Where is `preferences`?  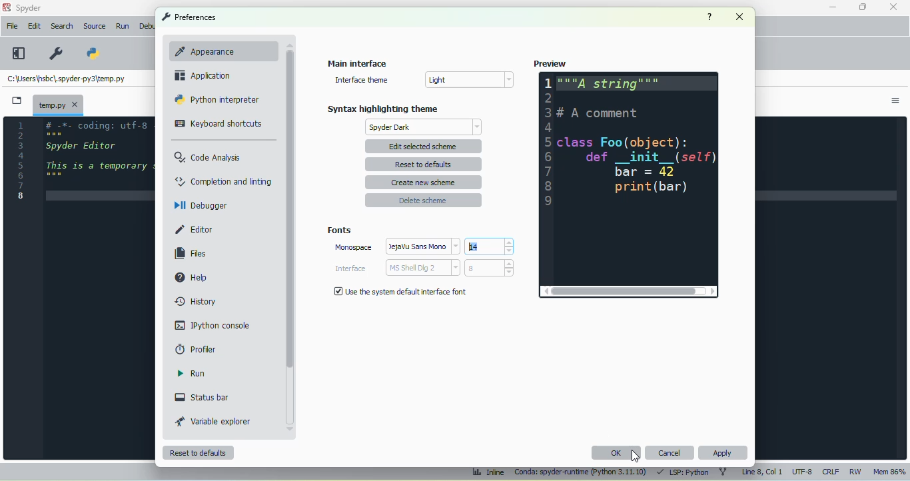
preferences is located at coordinates (189, 17).